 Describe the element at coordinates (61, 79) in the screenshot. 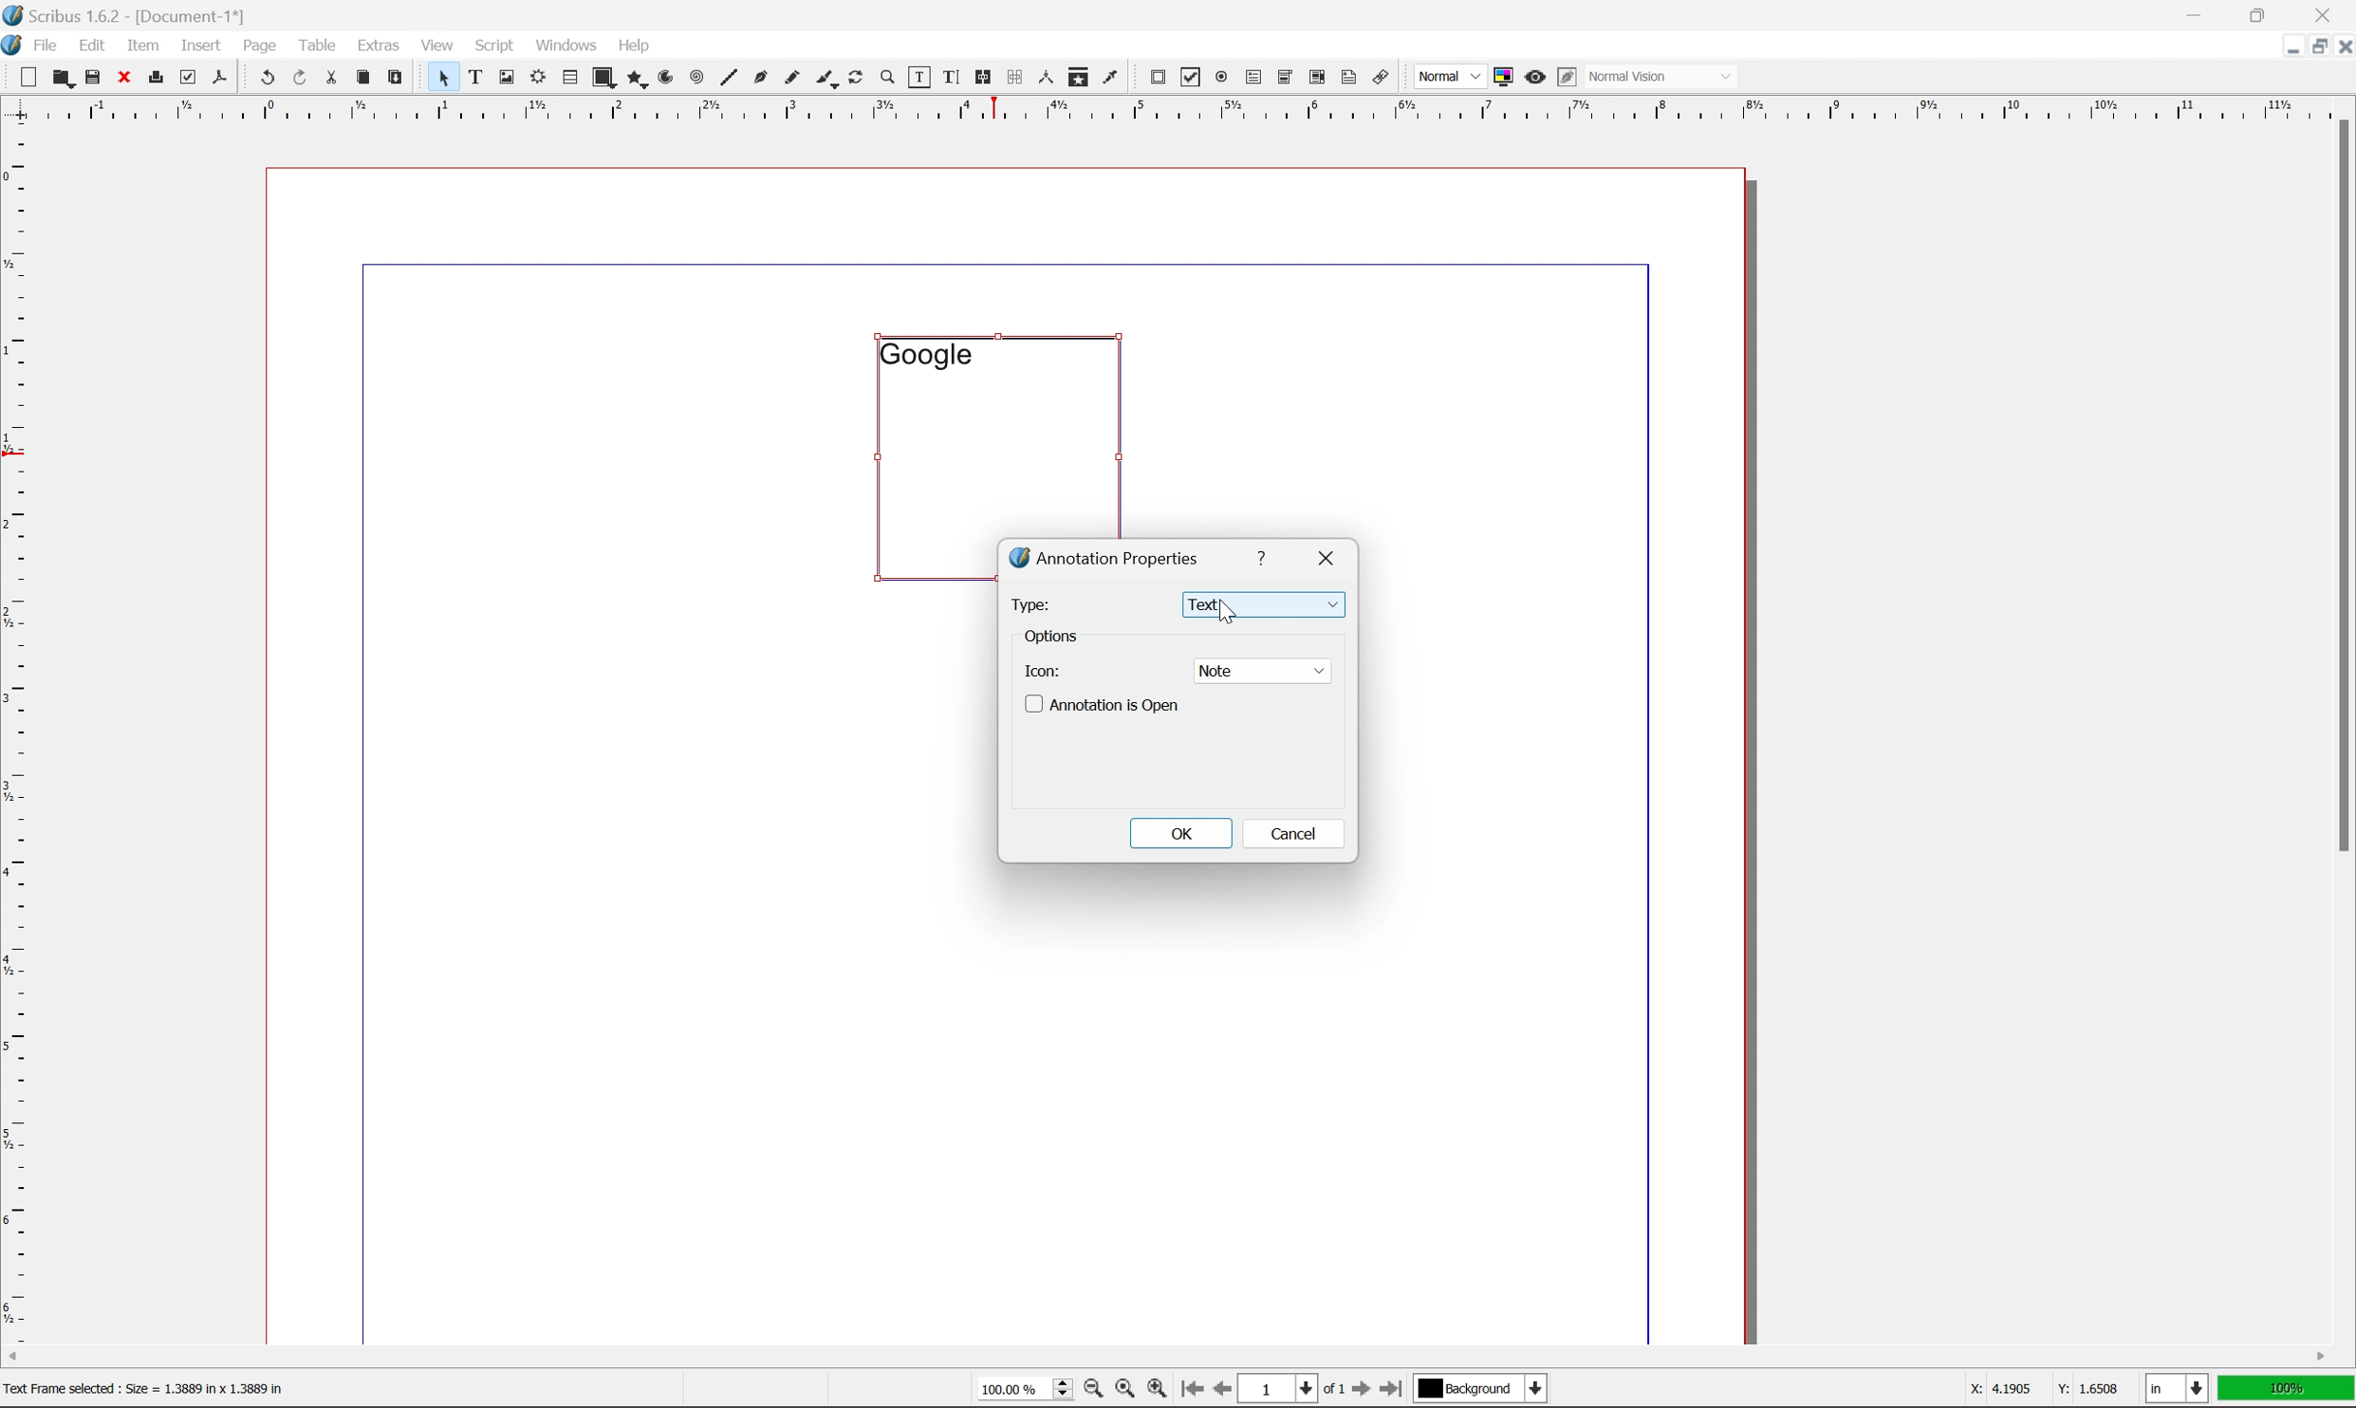

I see `open` at that location.